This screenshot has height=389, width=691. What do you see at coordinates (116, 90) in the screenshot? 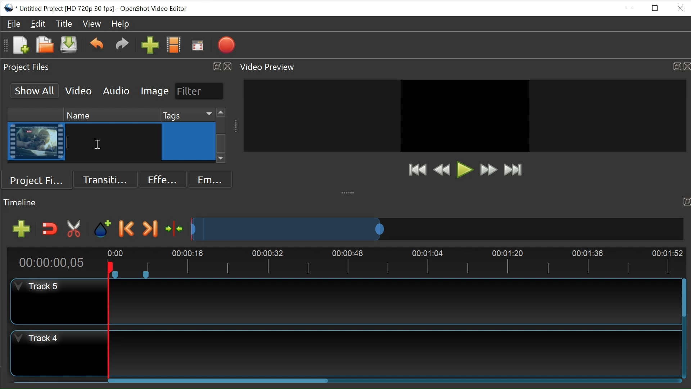
I see `Audio` at bounding box center [116, 90].